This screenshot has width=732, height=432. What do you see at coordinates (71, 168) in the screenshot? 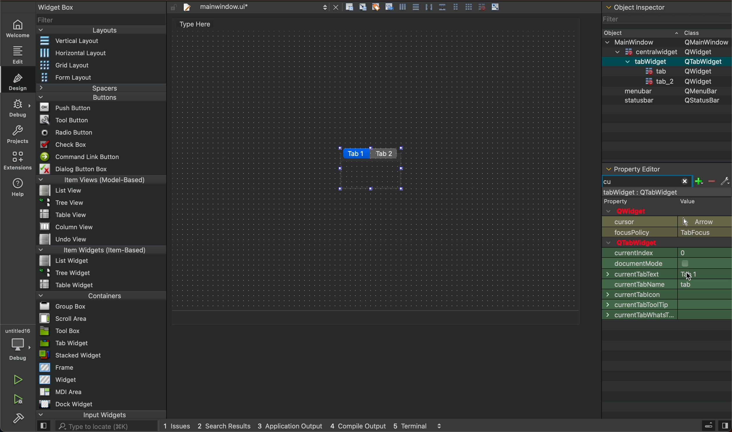
I see `Dialog Button Box` at bounding box center [71, 168].